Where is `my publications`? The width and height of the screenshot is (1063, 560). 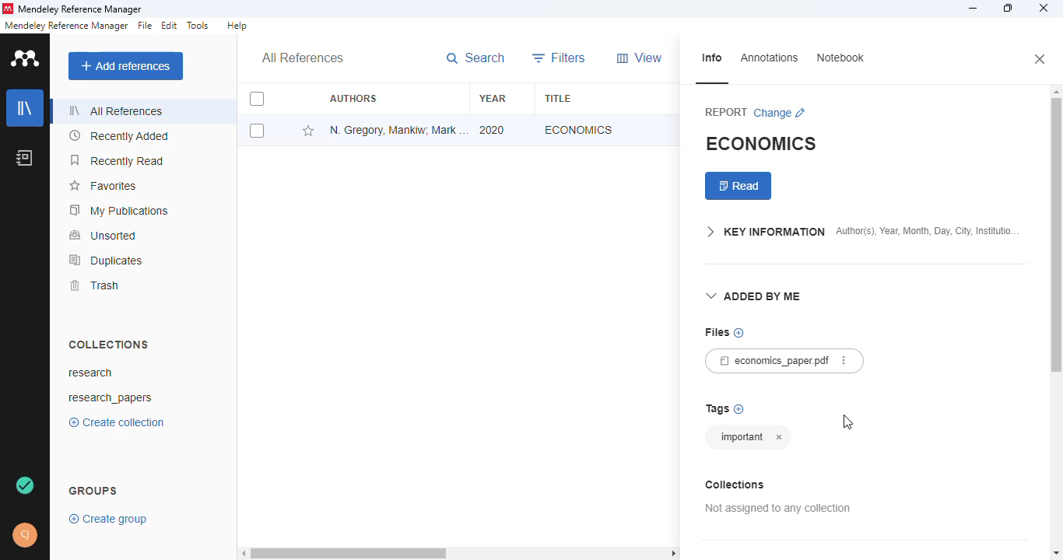 my publications is located at coordinates (119, 211).